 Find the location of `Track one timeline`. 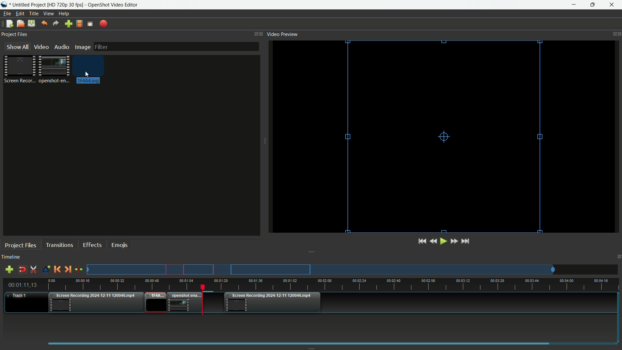

Track one timeline is located at coordinates (18, 296).